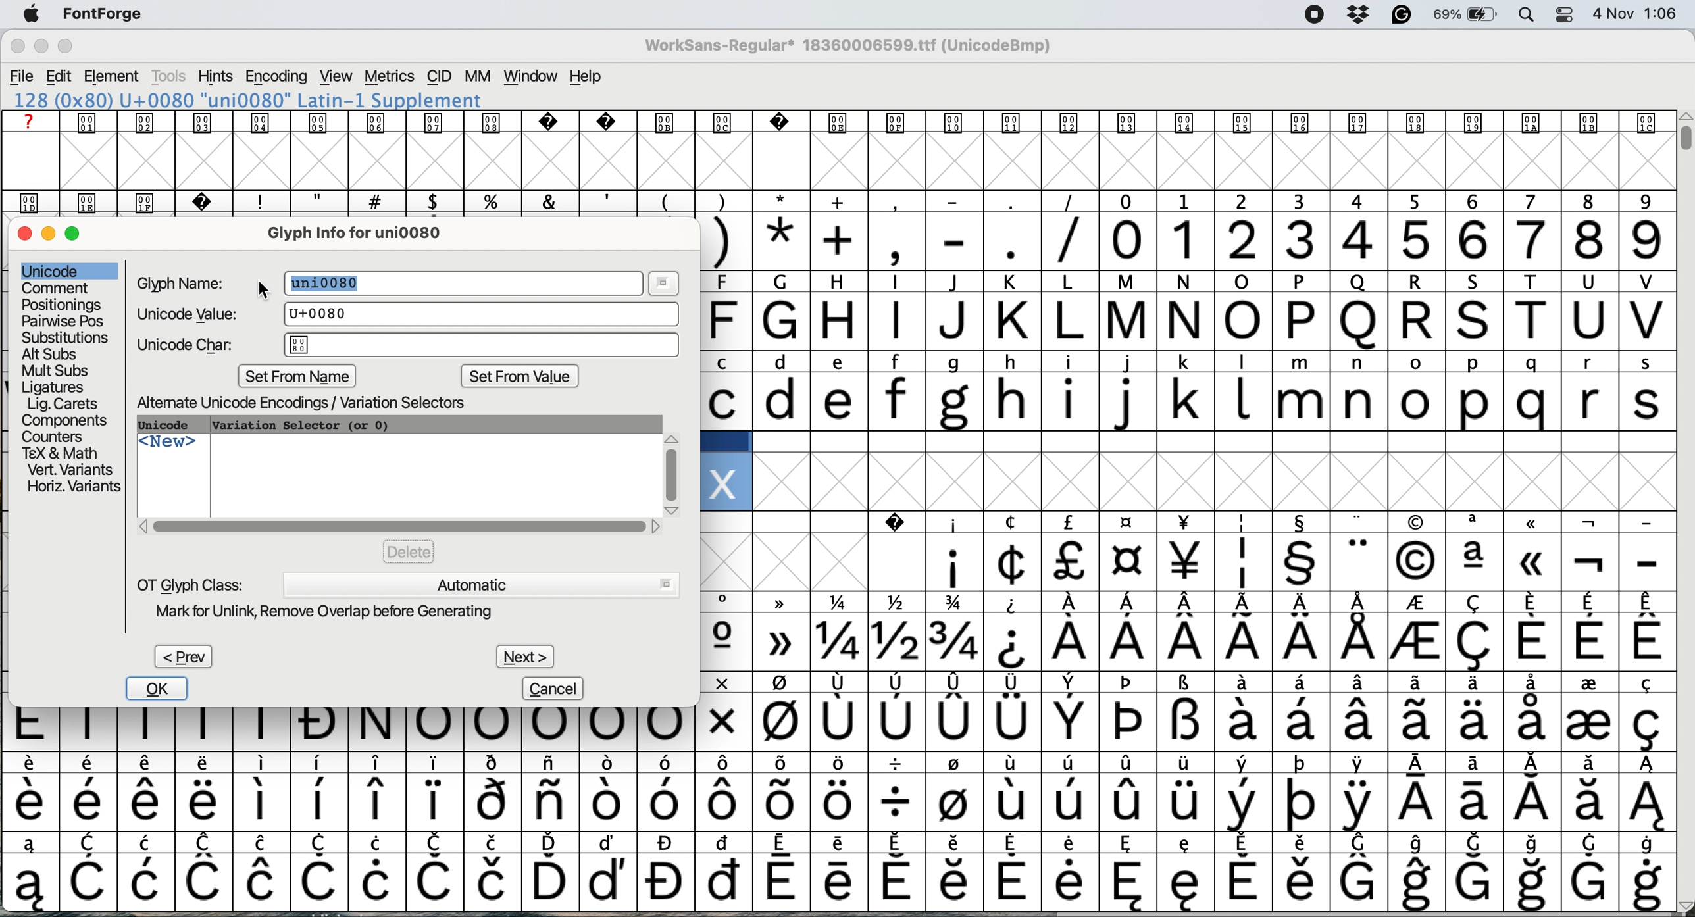 Image resolution: width=1695 pixels, height=917 pixels. I want to click on grammarly, so click(1400, 15).